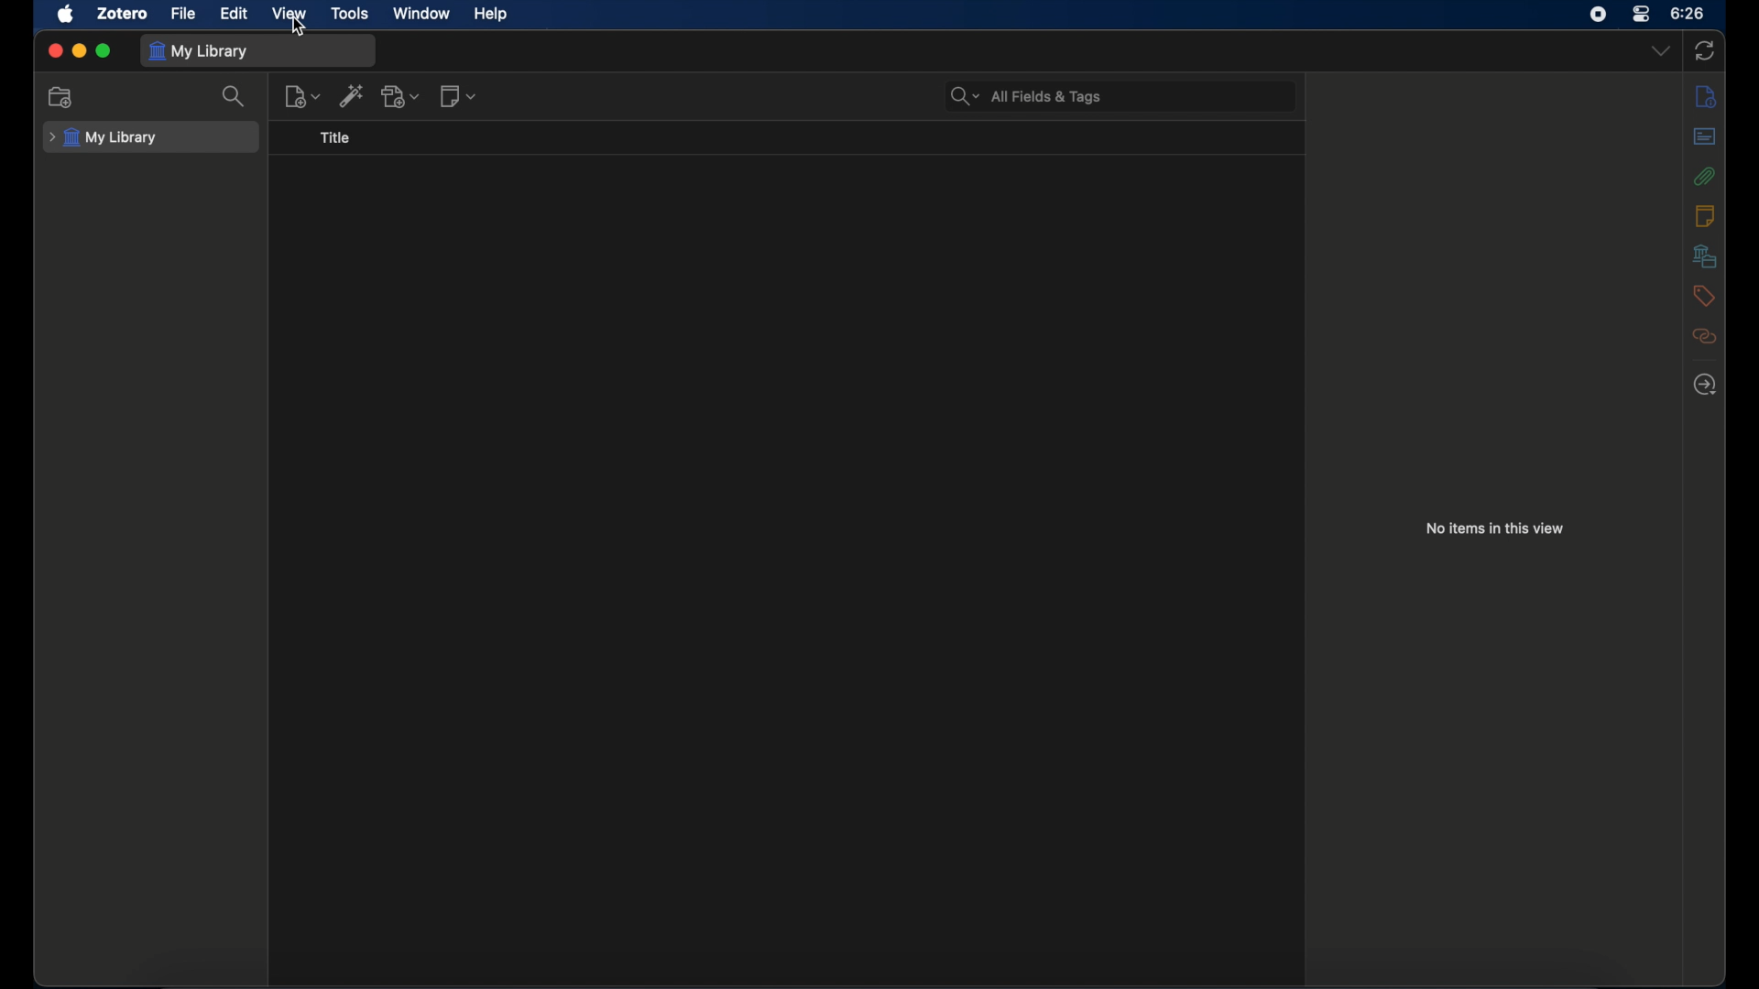 The width and height of the screenshot is (1759, 989). Describe the element at coordinates (351, 13) in the screenshot. I see `tools` at that location.